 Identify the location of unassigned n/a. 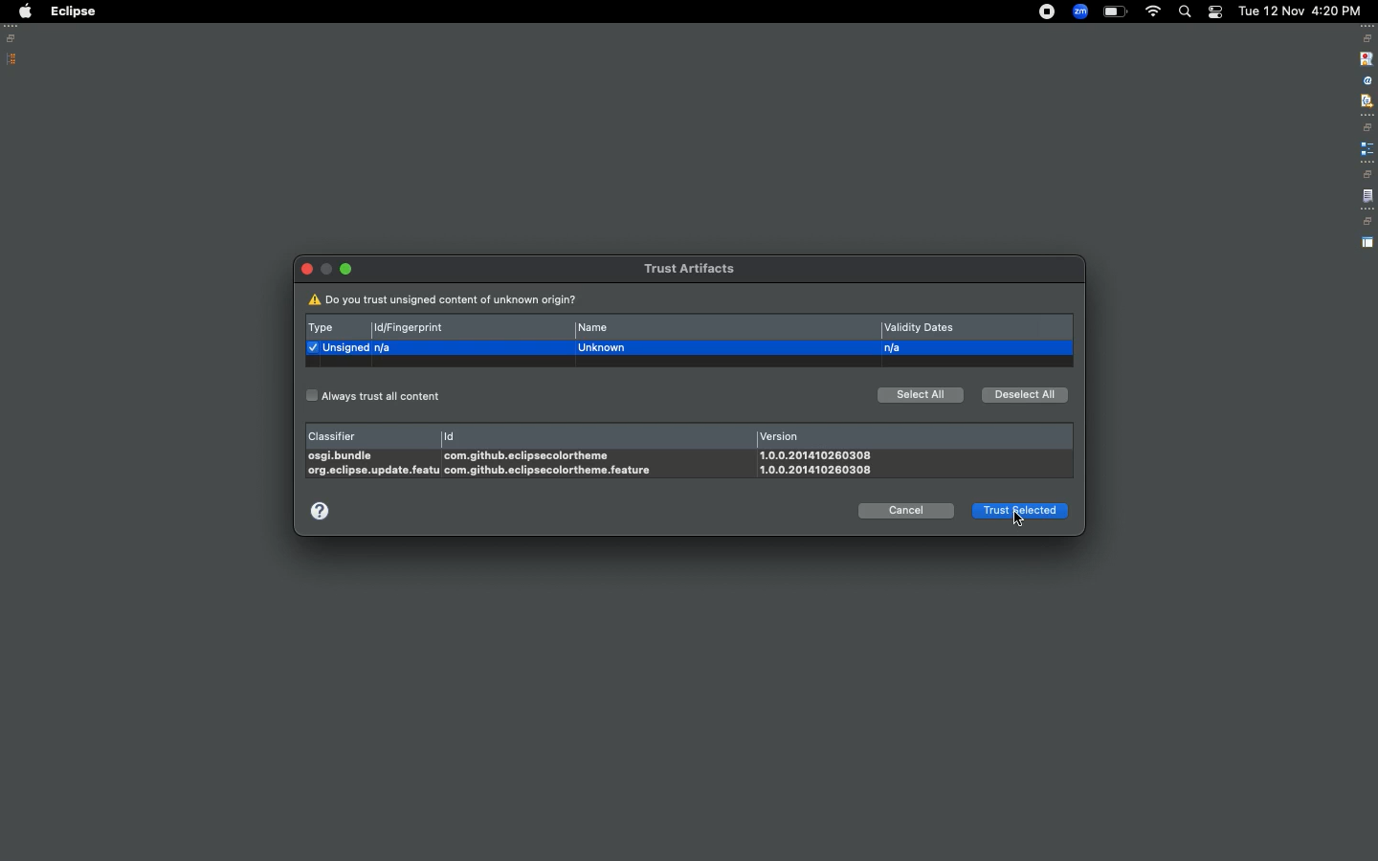
(352, 348).